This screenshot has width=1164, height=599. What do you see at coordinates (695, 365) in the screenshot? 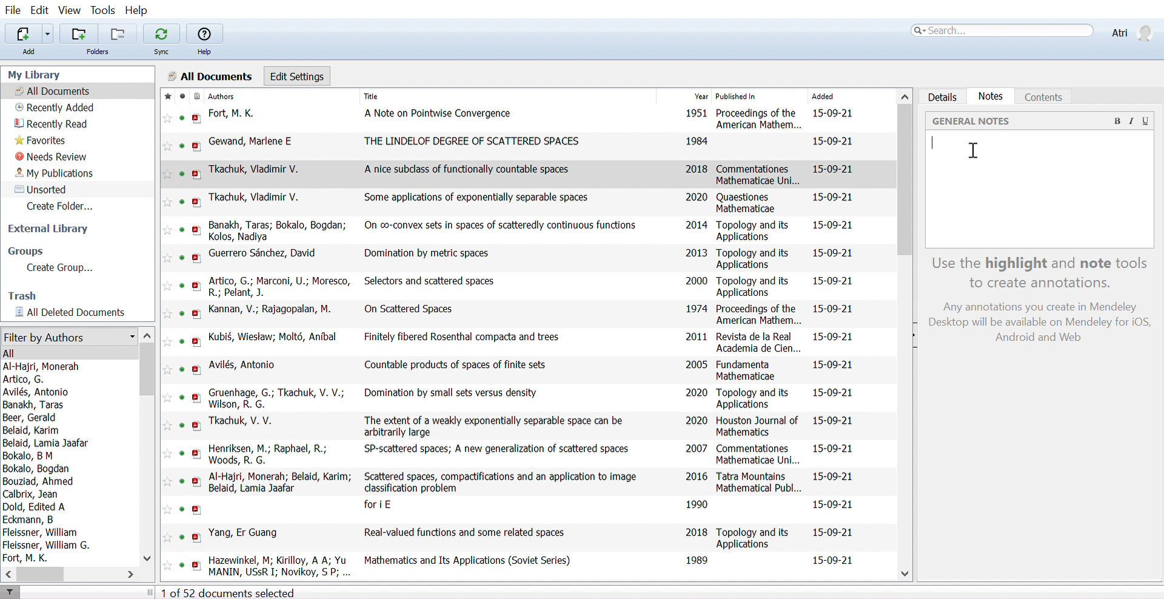
I see `2005` at bounding box center [695, 365].